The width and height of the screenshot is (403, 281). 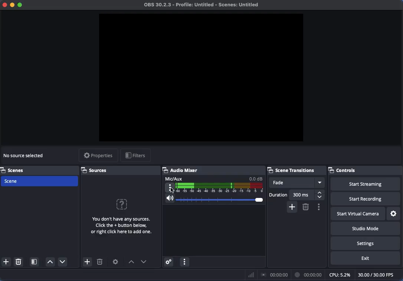 I want to click on Filters, so click(x=135, y=156).